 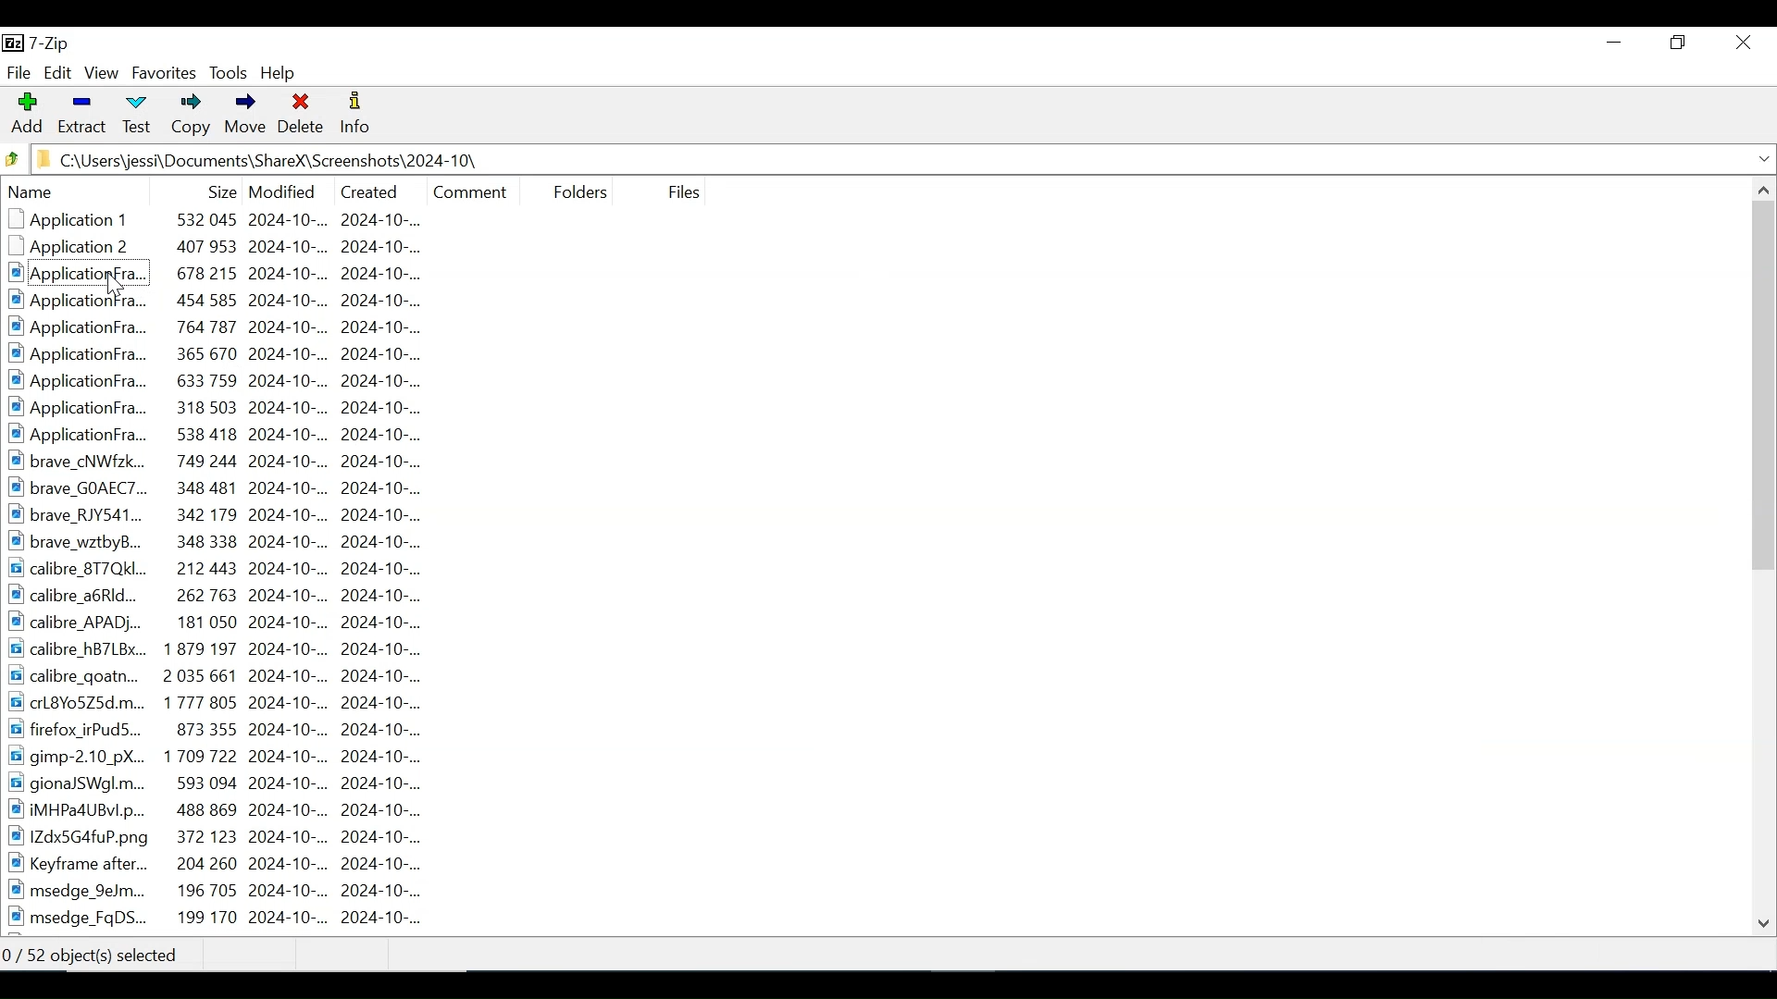 What do you see at coordinates (242, 117) in the screenshot?
I see `Move` at bounding box center [242, 117].